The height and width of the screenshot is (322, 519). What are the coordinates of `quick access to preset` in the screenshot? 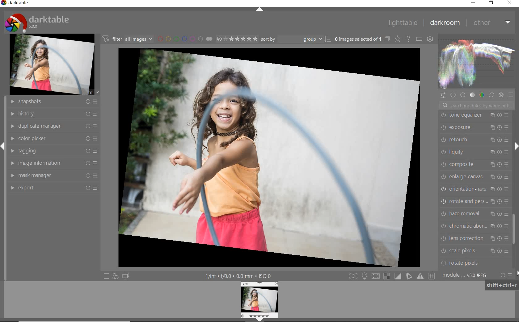 It's located at (107, 276).